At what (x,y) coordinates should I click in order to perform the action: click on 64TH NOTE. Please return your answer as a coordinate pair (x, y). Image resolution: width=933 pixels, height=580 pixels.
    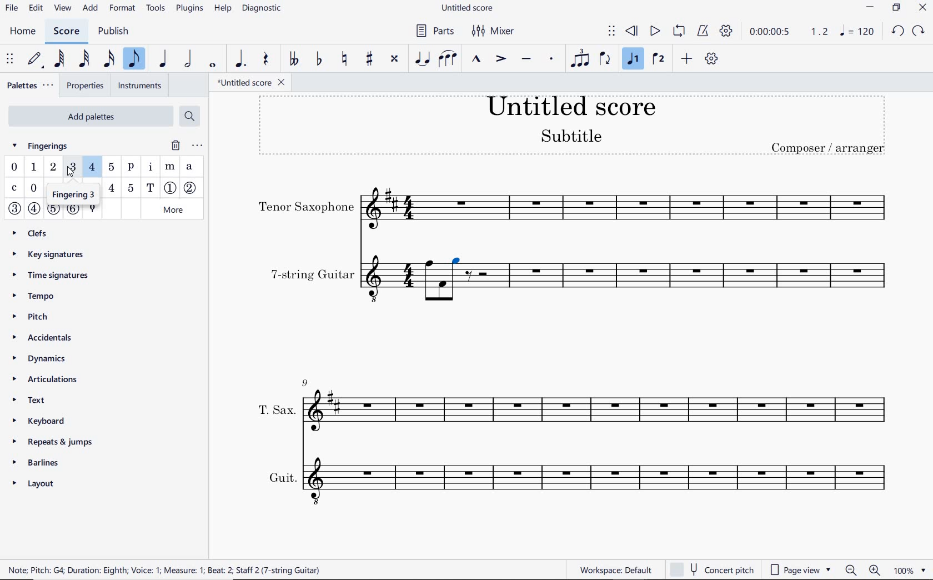
    Looking at the image, I should click on (59, 59).